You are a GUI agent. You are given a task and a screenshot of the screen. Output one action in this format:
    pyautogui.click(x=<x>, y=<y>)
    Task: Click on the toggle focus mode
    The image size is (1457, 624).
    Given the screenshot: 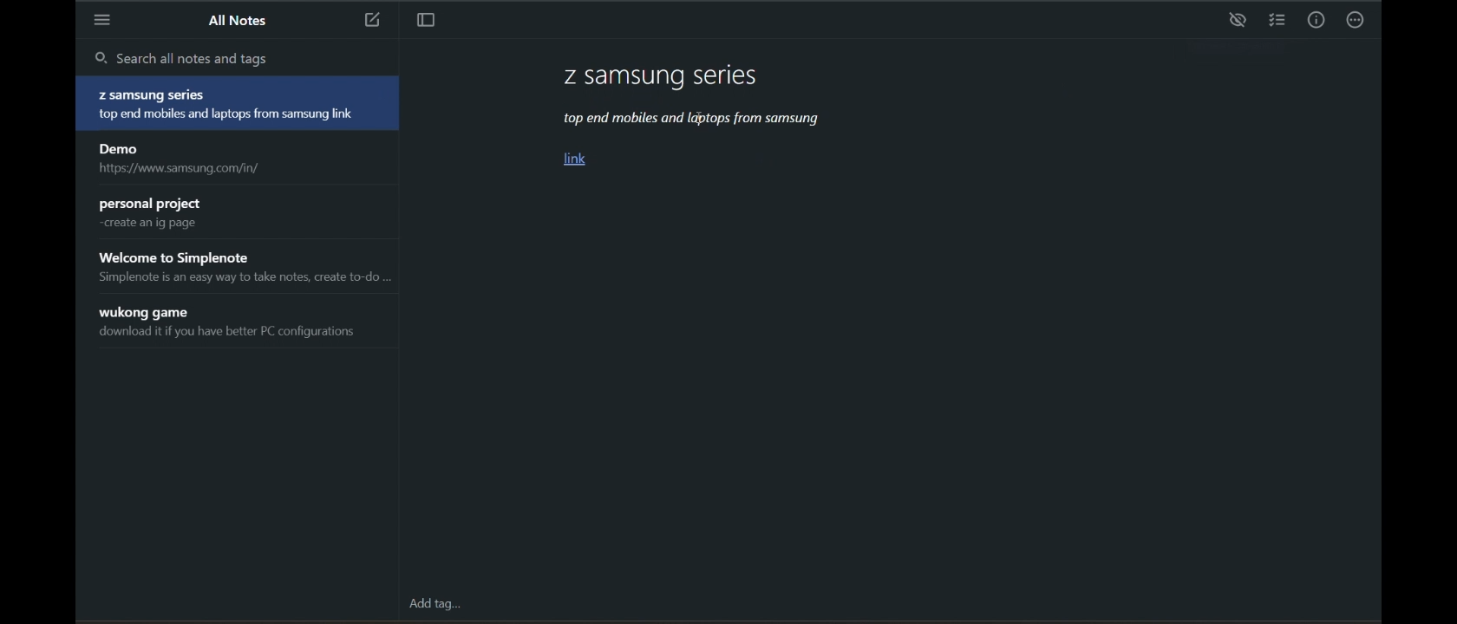 What is the action you would take?
    pyautogui.click(x=425, y=23)
    